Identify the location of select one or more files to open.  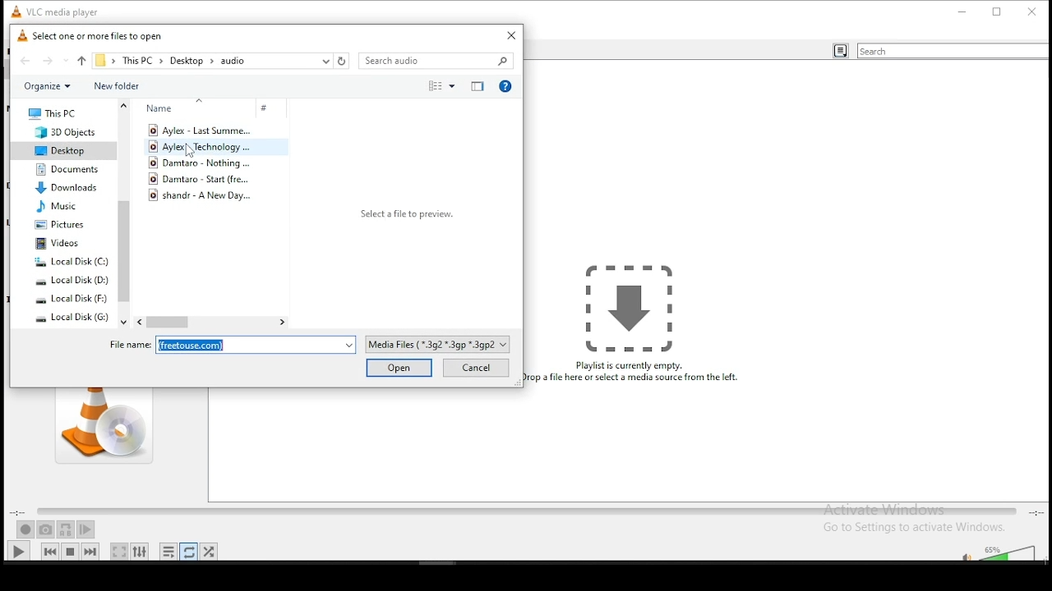
(95, 37).